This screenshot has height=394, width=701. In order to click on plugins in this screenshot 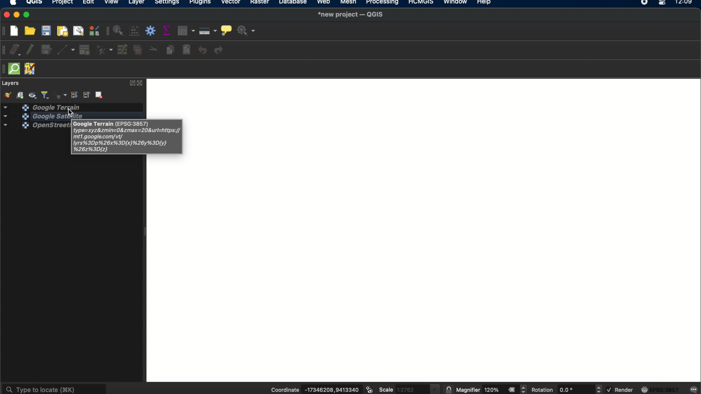, I will do `click(200, 3)`.